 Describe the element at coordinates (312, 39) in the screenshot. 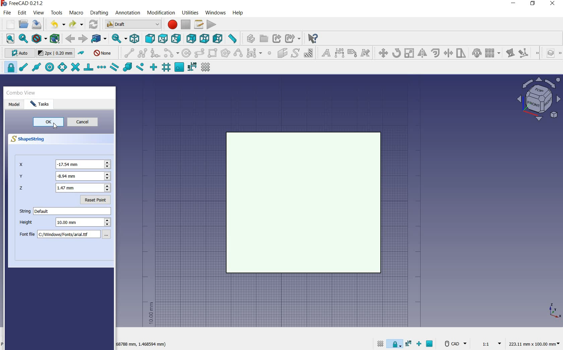

I see `what's this?` at that location.